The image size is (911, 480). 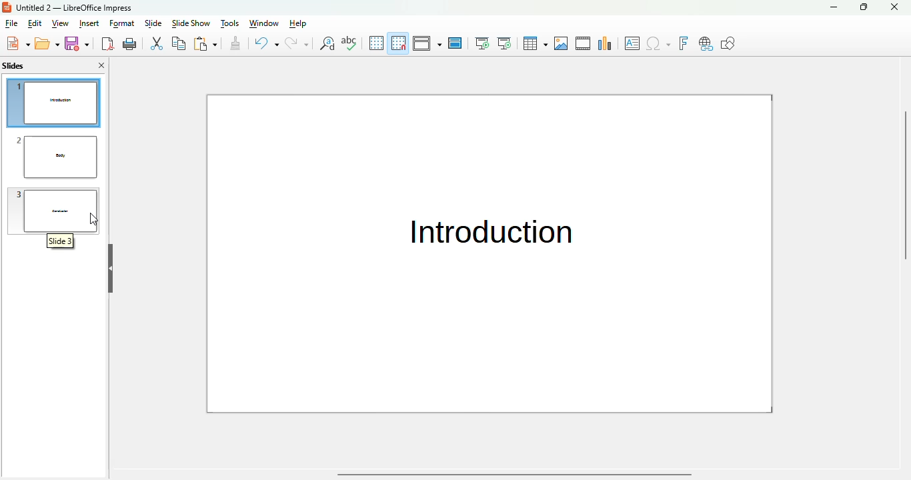 I want to click on slide, so click(x=153, y=23).